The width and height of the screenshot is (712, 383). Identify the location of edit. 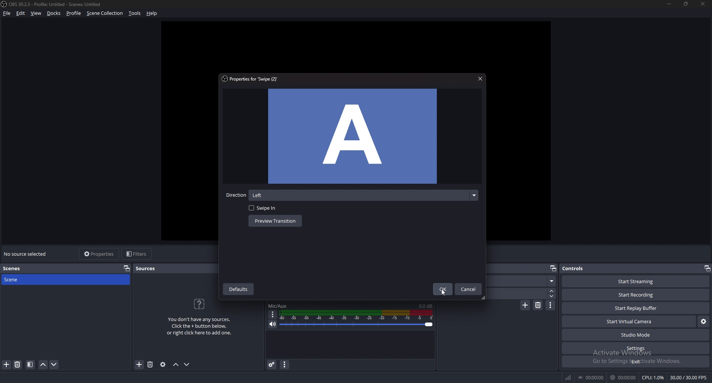
(21, 13).